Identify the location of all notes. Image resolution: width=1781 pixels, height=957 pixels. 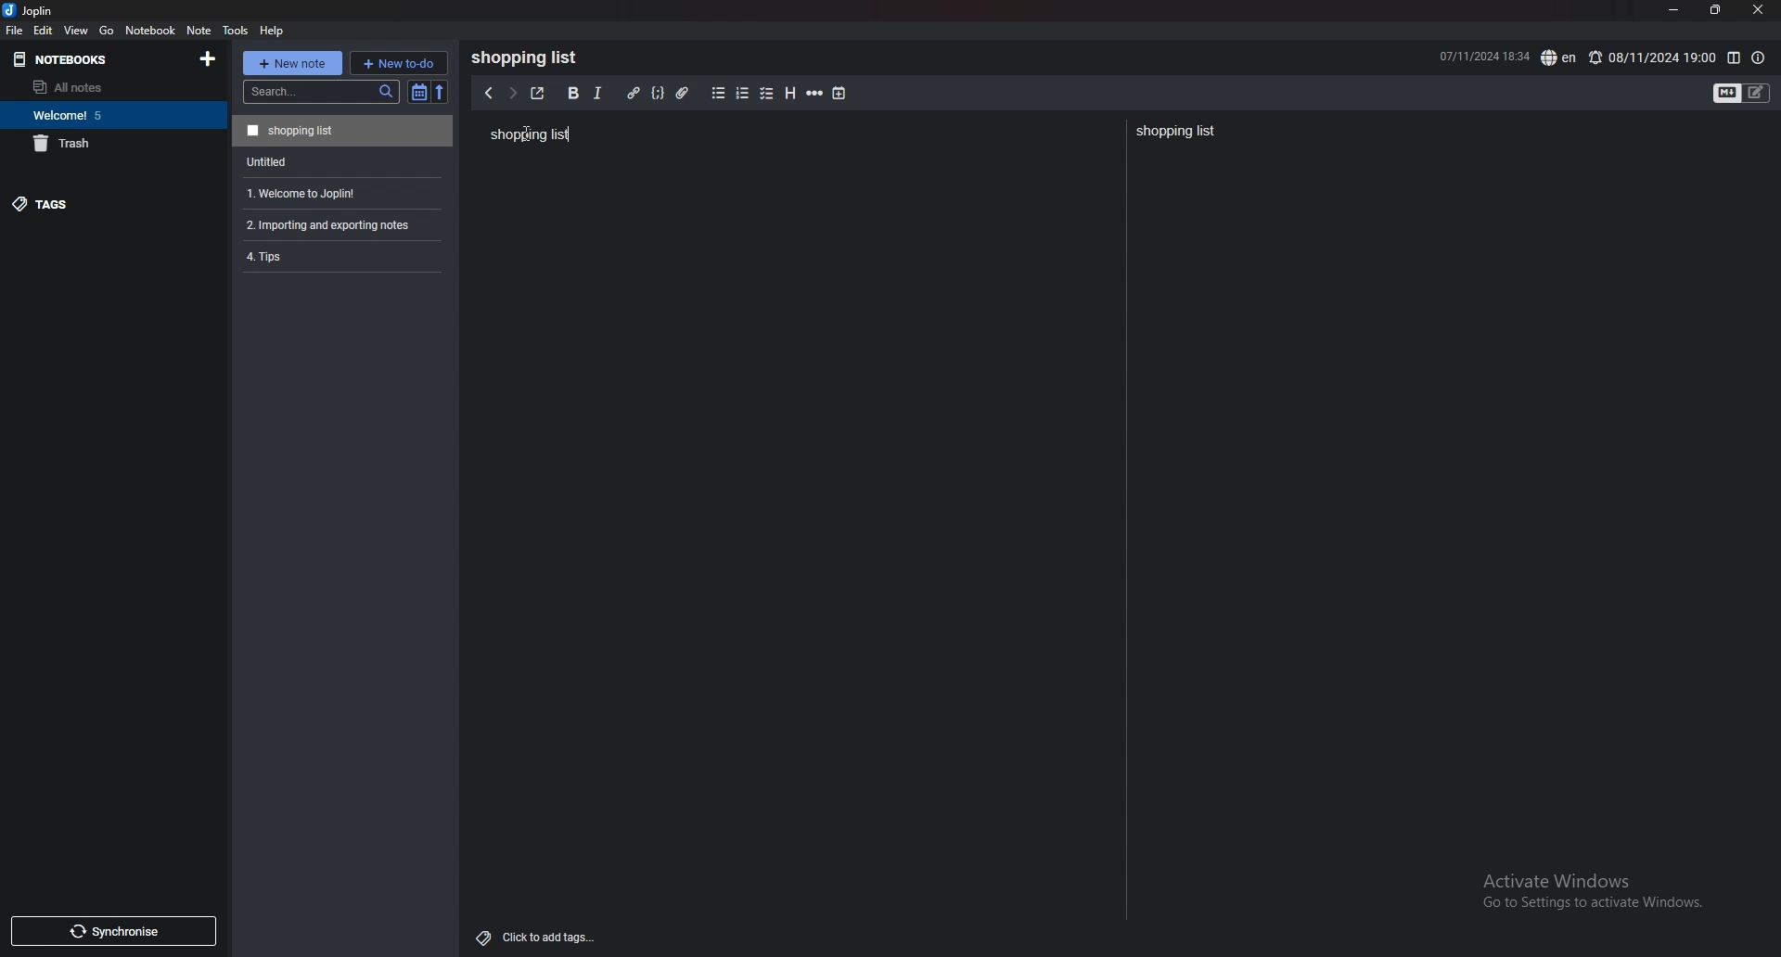
(105, 87).